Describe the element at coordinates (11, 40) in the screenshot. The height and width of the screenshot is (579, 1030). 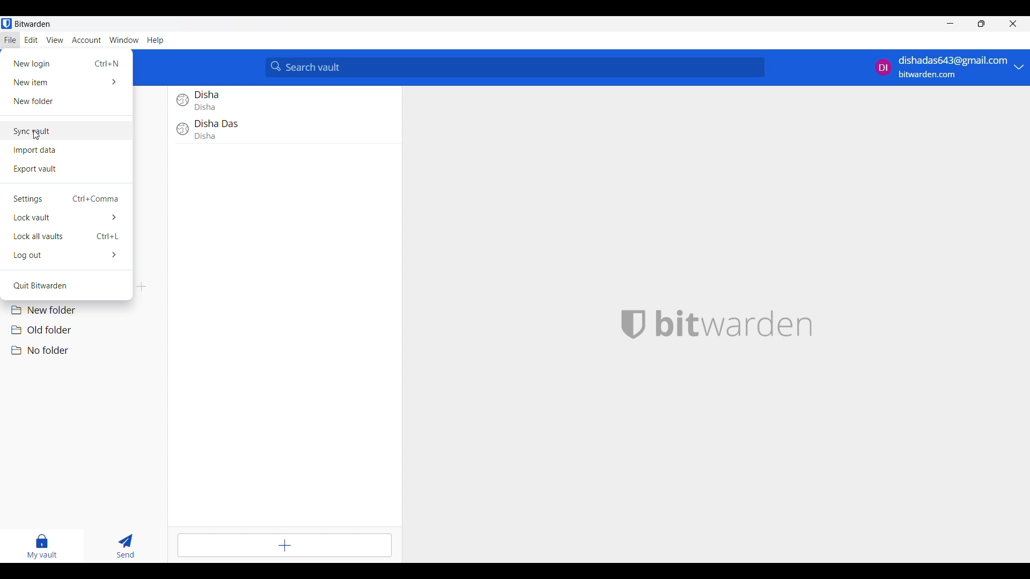
I see `Current menu highlighted` at that location.